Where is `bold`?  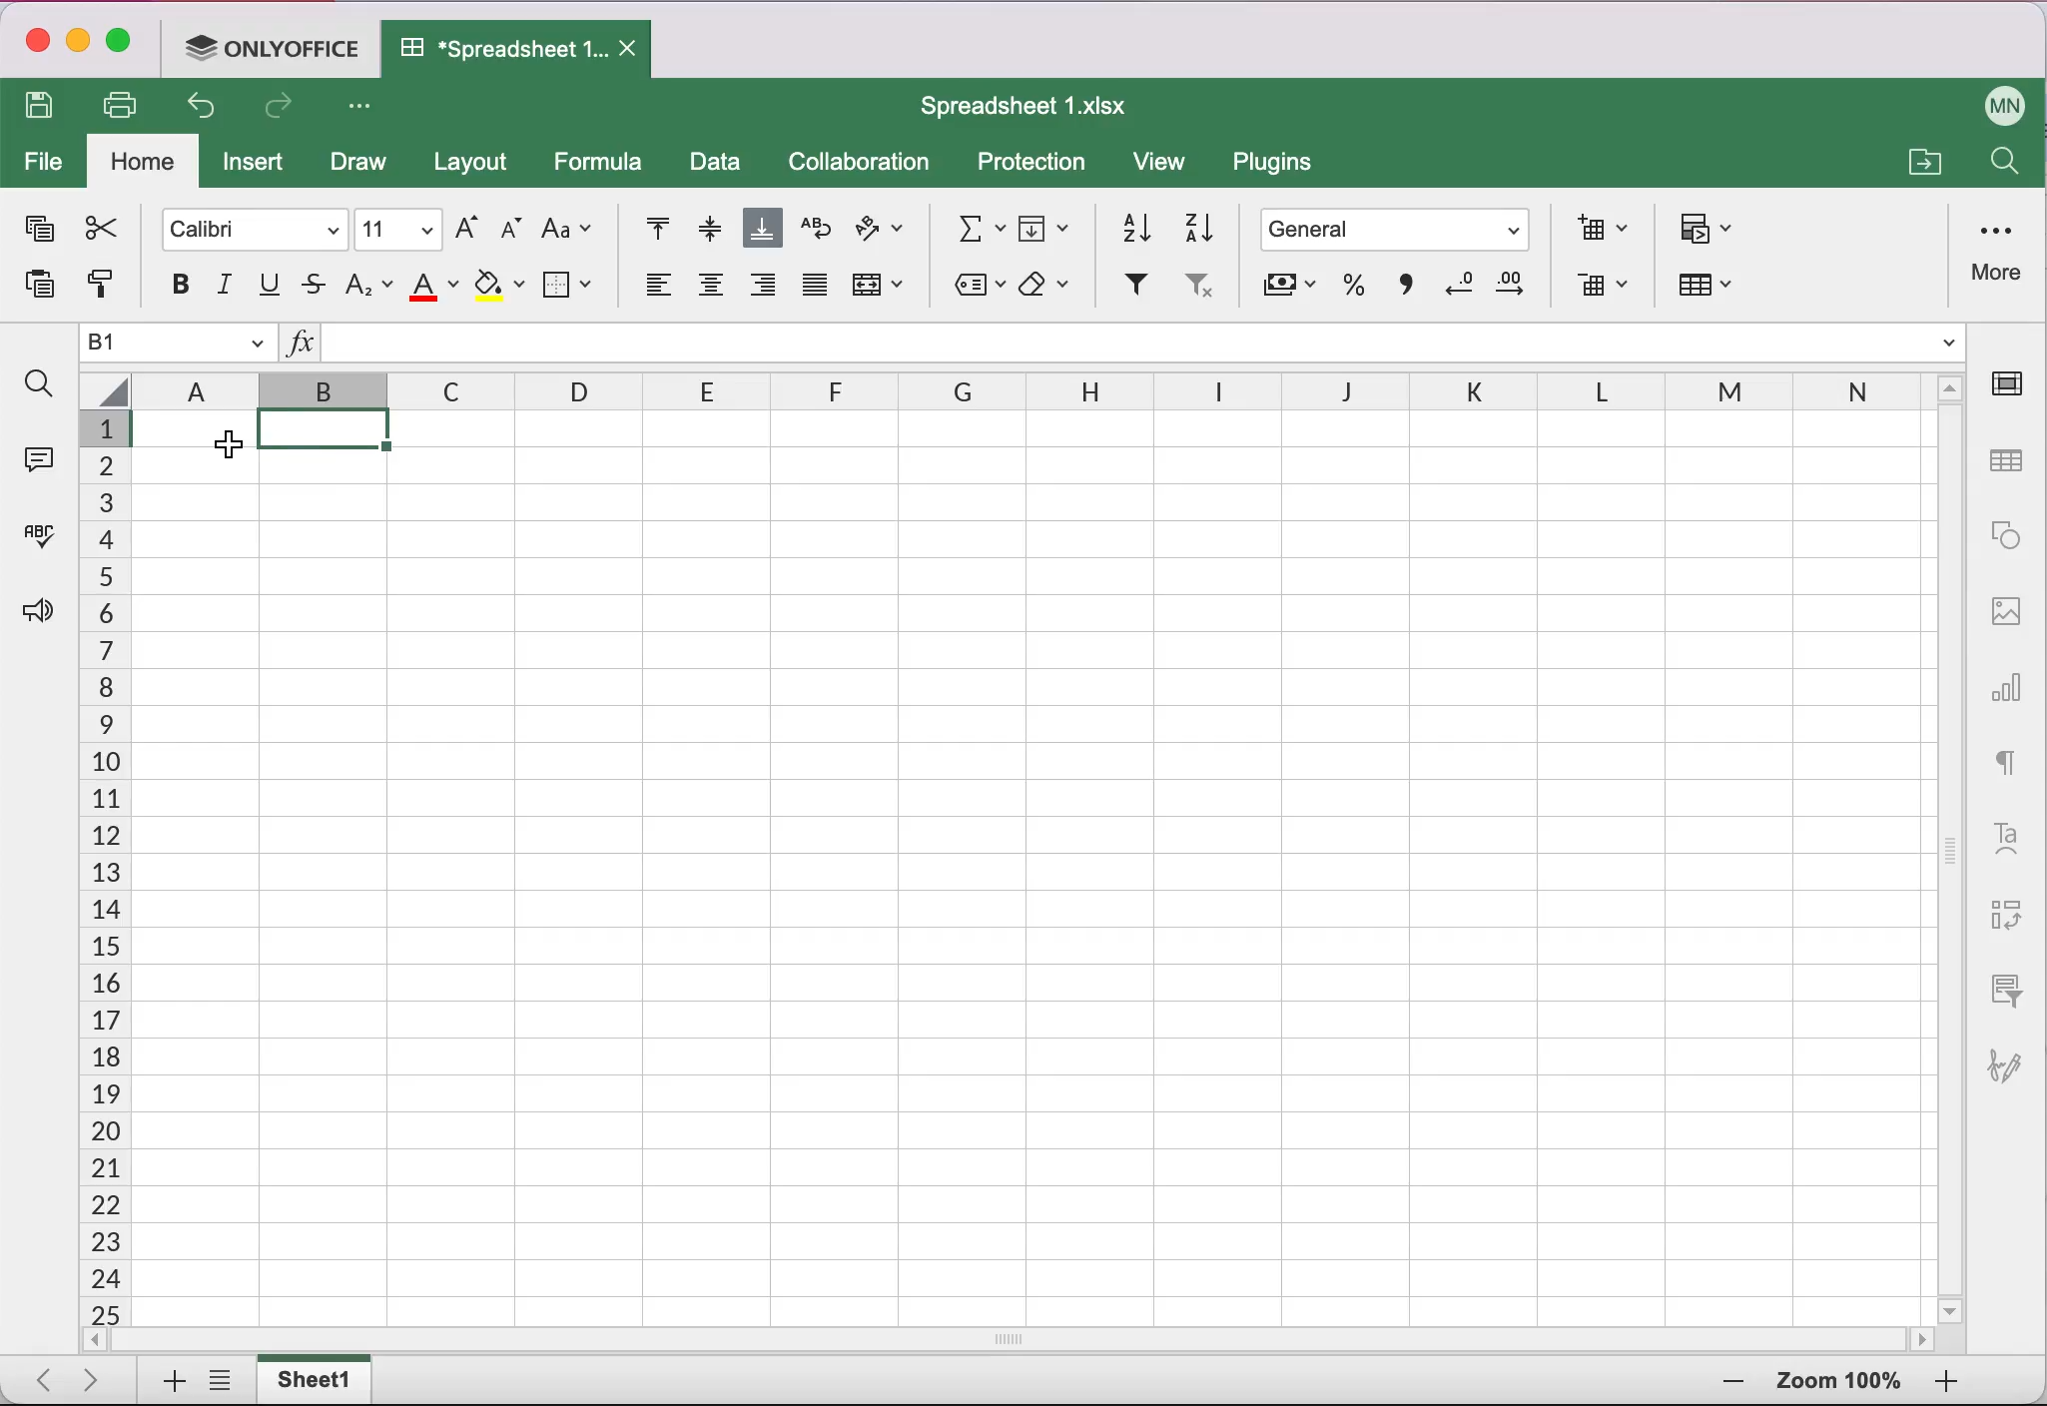
bold is located at coordinates (170, 284).